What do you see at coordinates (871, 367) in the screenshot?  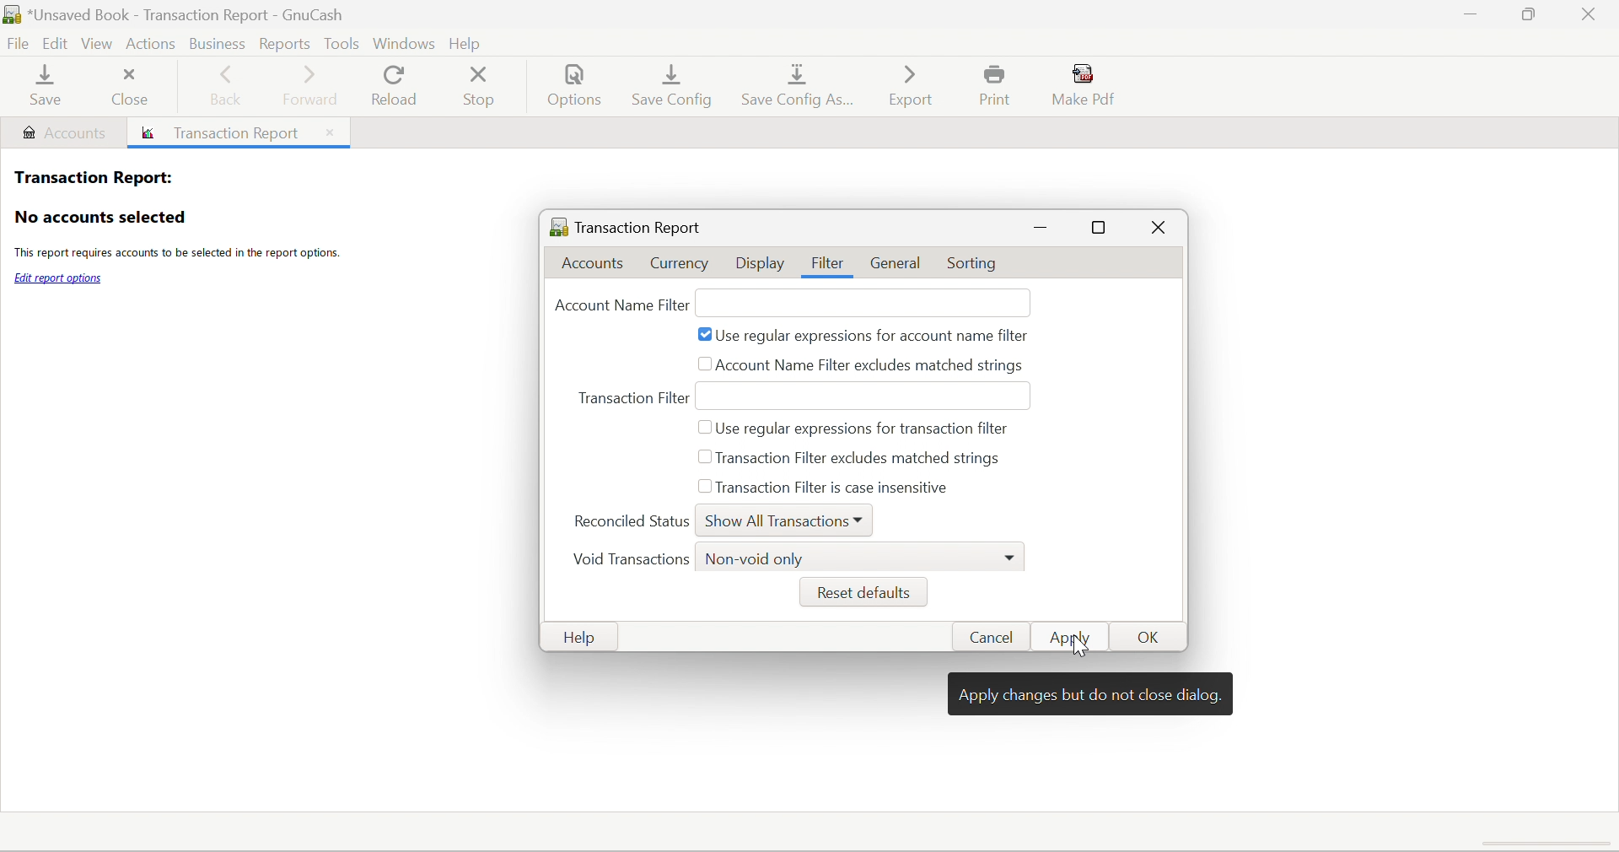 I see `Account Name Filter excludes matched strings` at bounding box center [871, 367].